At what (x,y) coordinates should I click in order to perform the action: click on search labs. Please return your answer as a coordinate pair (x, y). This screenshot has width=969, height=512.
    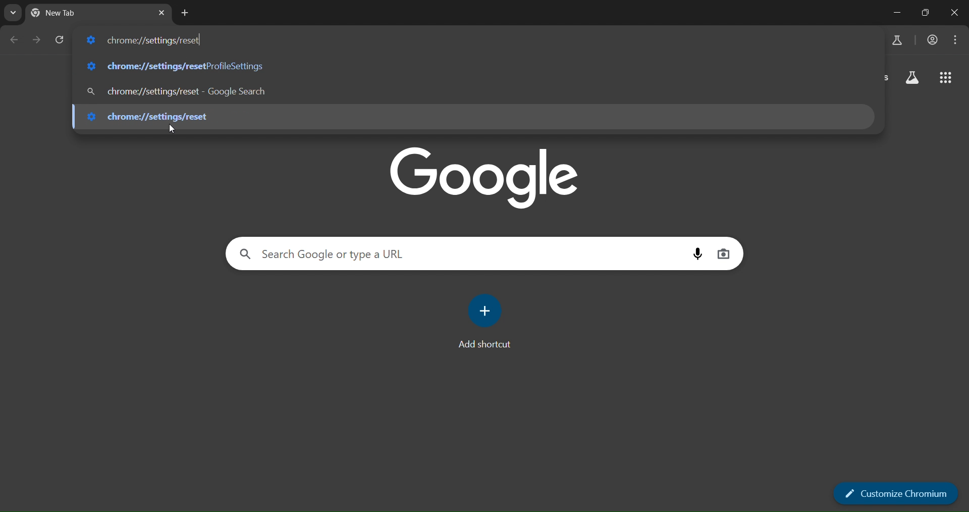
    Looking at the image, I should click on (894, 40).